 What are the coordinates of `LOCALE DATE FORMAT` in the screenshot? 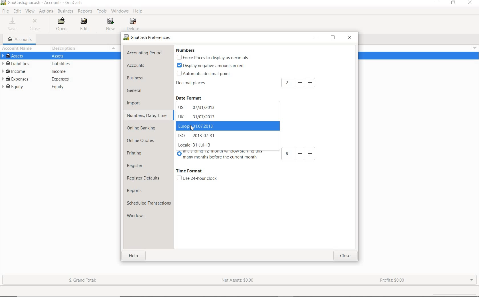 It's located at (196, 145).